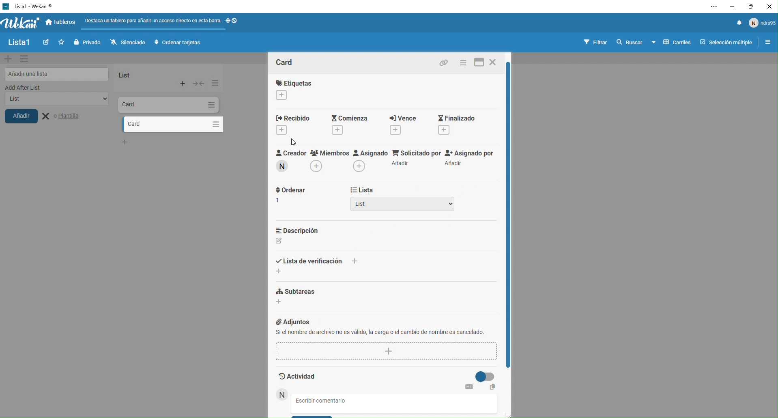  Describe the element at coordinates (126, 42) in the screenshot. I see `silenciado` at that location.